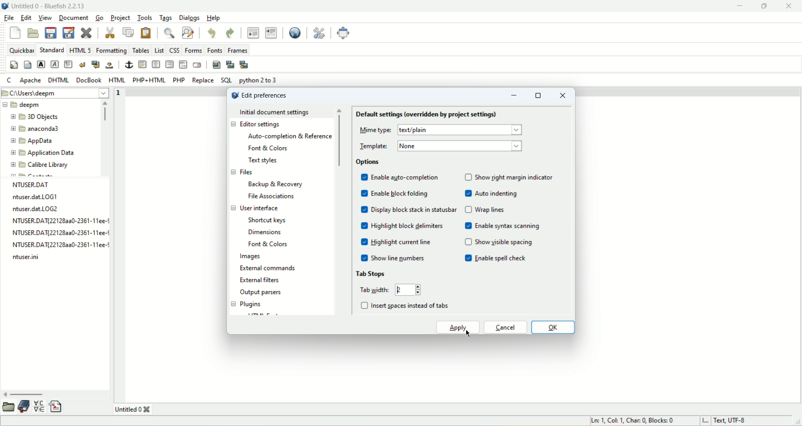 Image resolution: width=802 pixels, height=426 pixels. Describe the element at coordinates (766, 6) in the screenshot. I see `maximize` at that location.